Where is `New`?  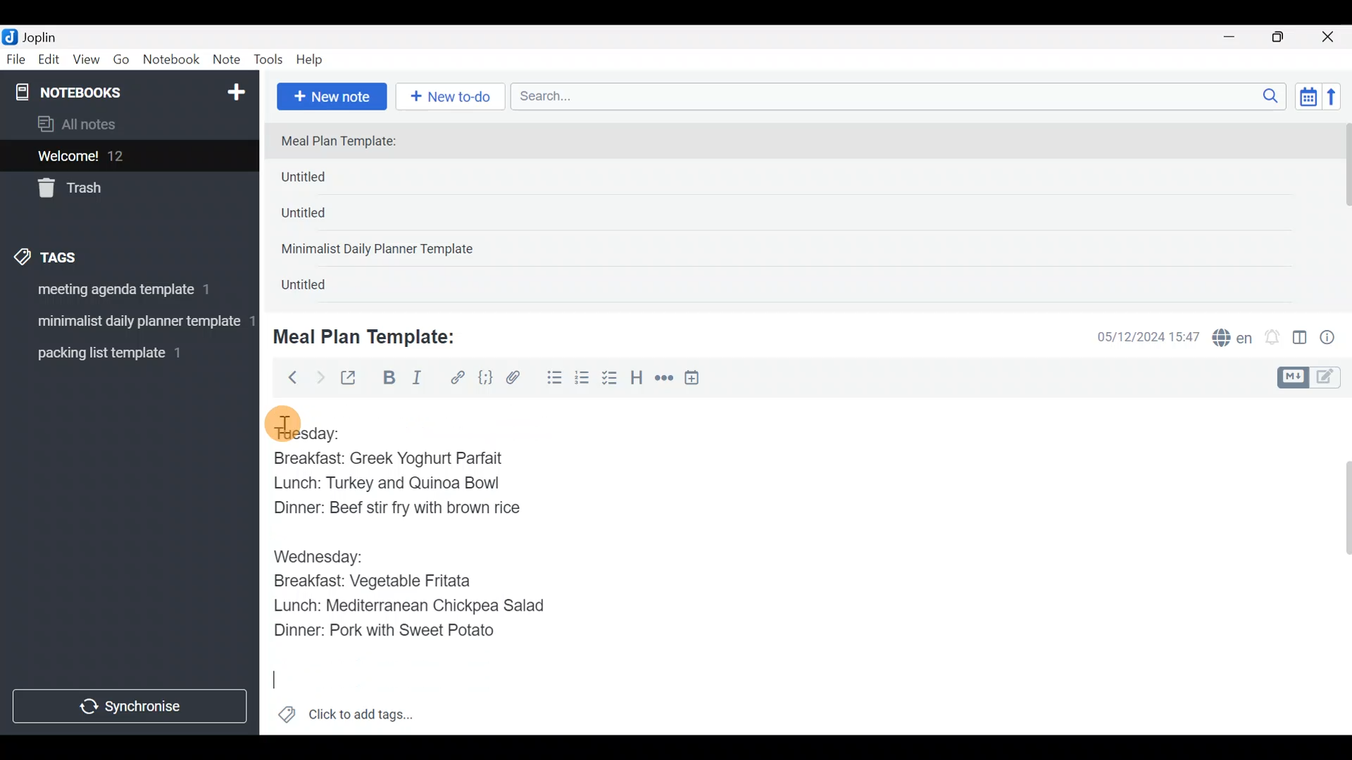 New is located at coordinates (235, 89).